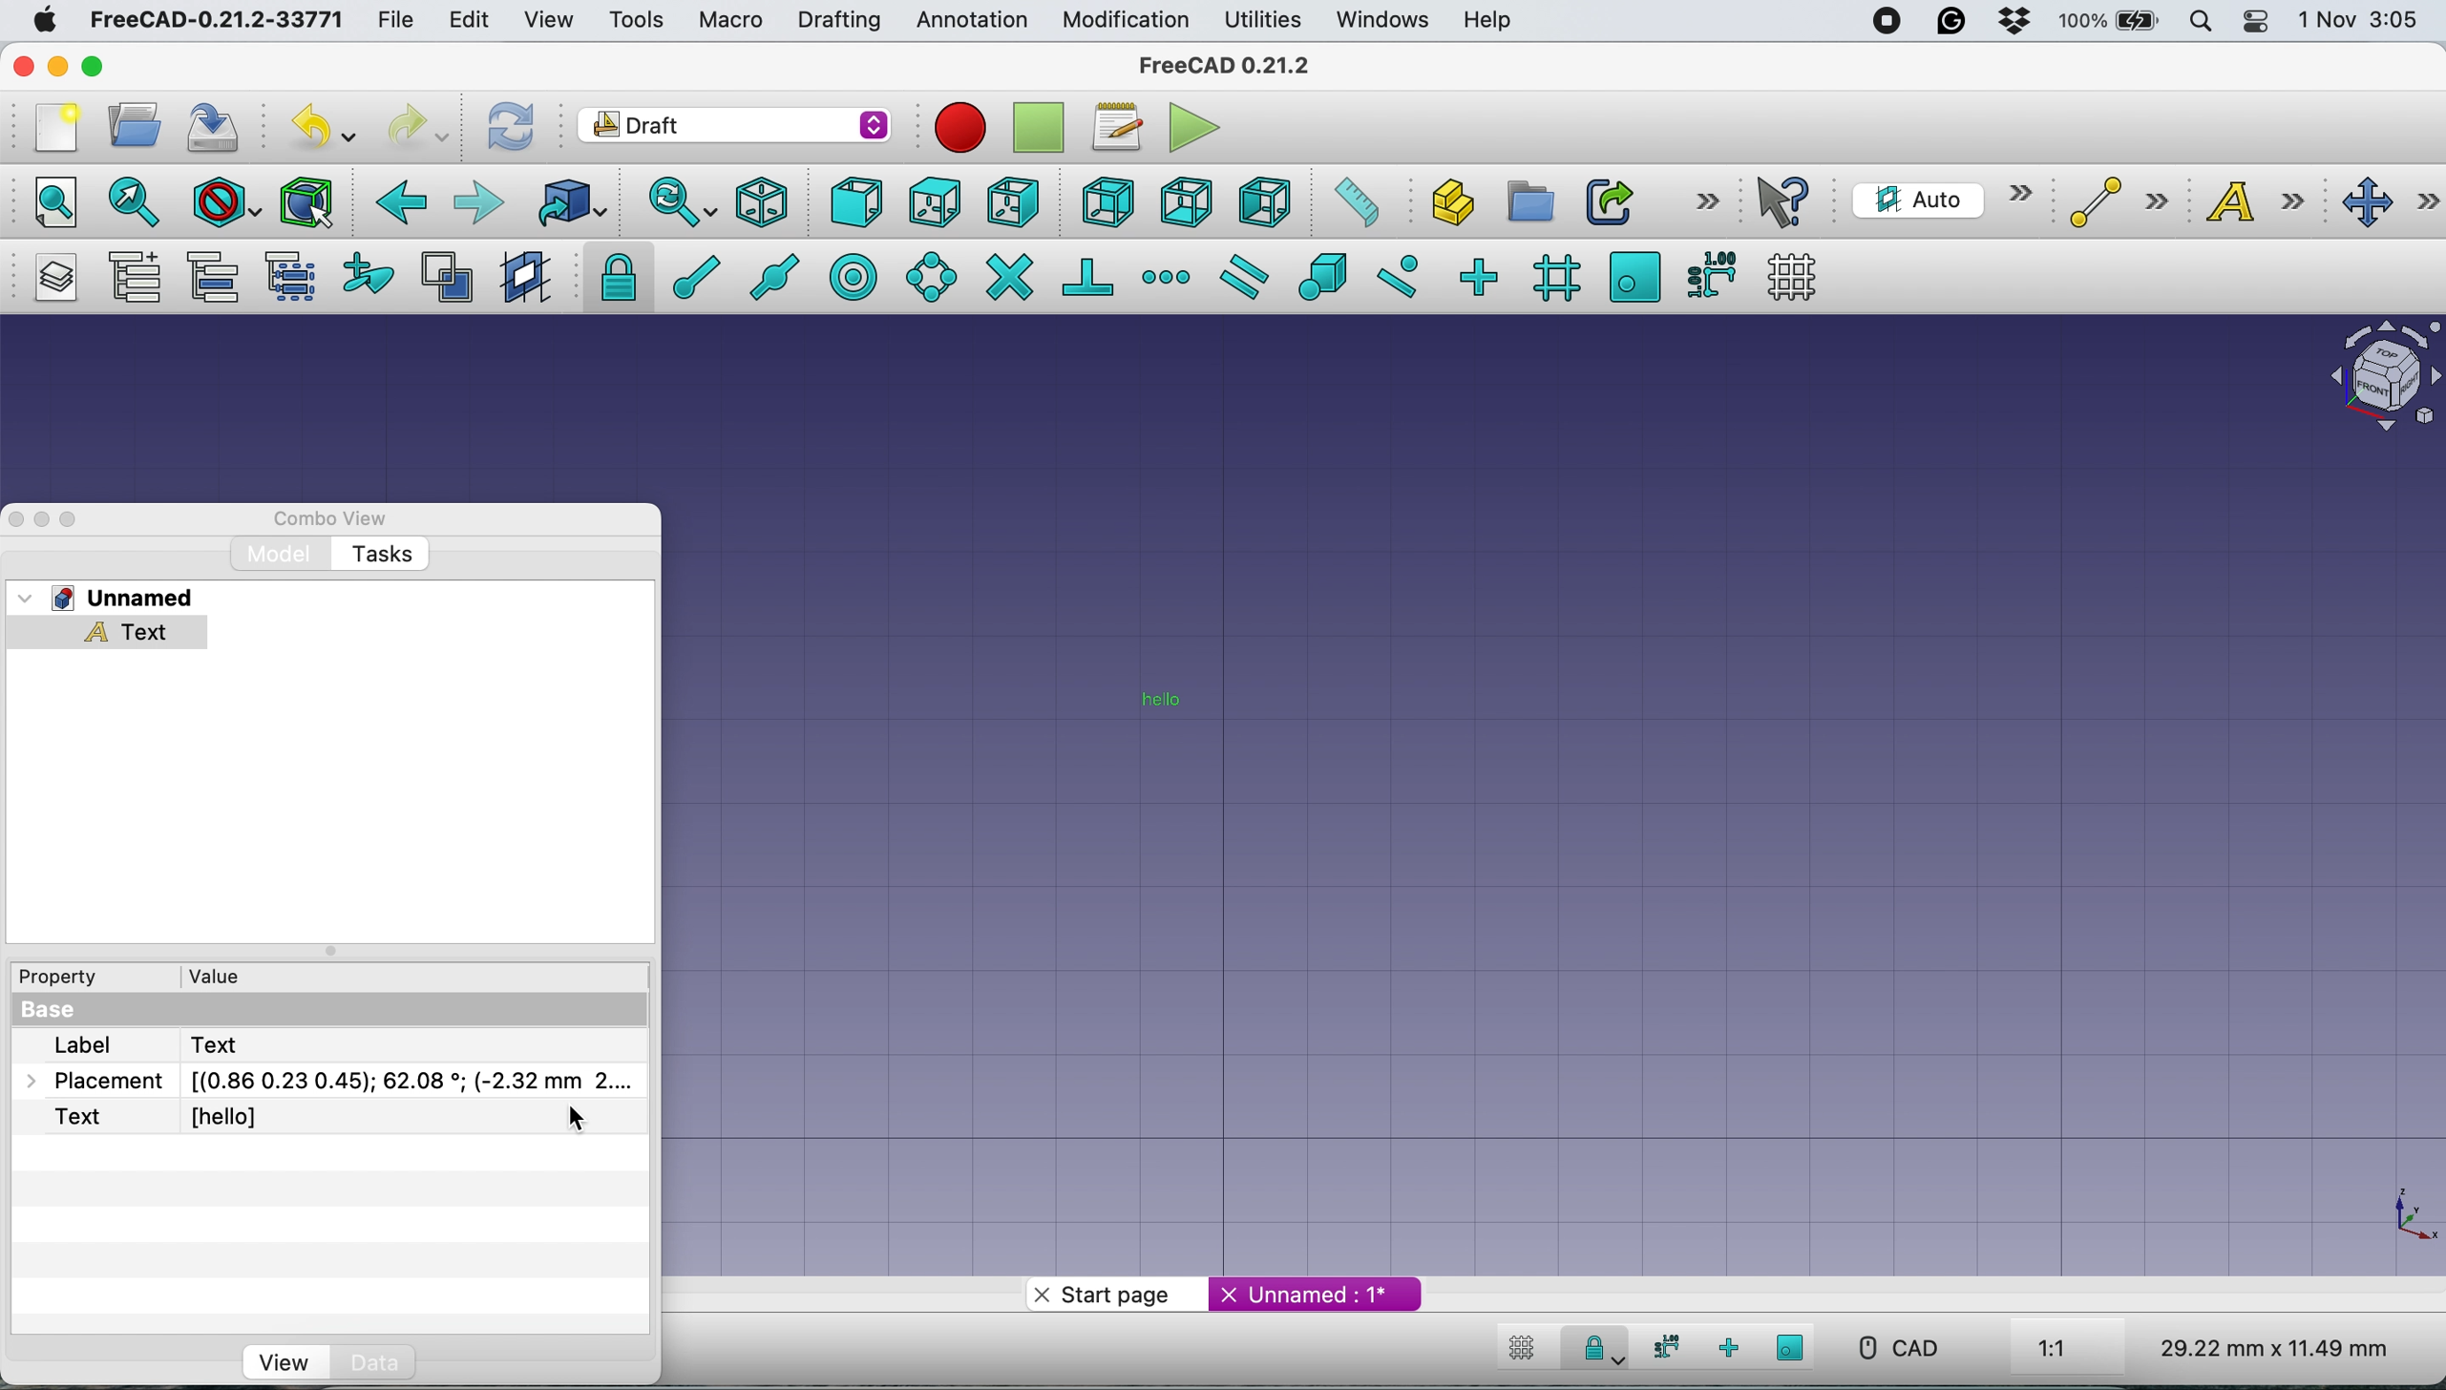 The image size is (2446, 1390). What do you see at coordinates (1105, 201) in the screenshot?
I see `rear` at bounding box center [1105, 201].